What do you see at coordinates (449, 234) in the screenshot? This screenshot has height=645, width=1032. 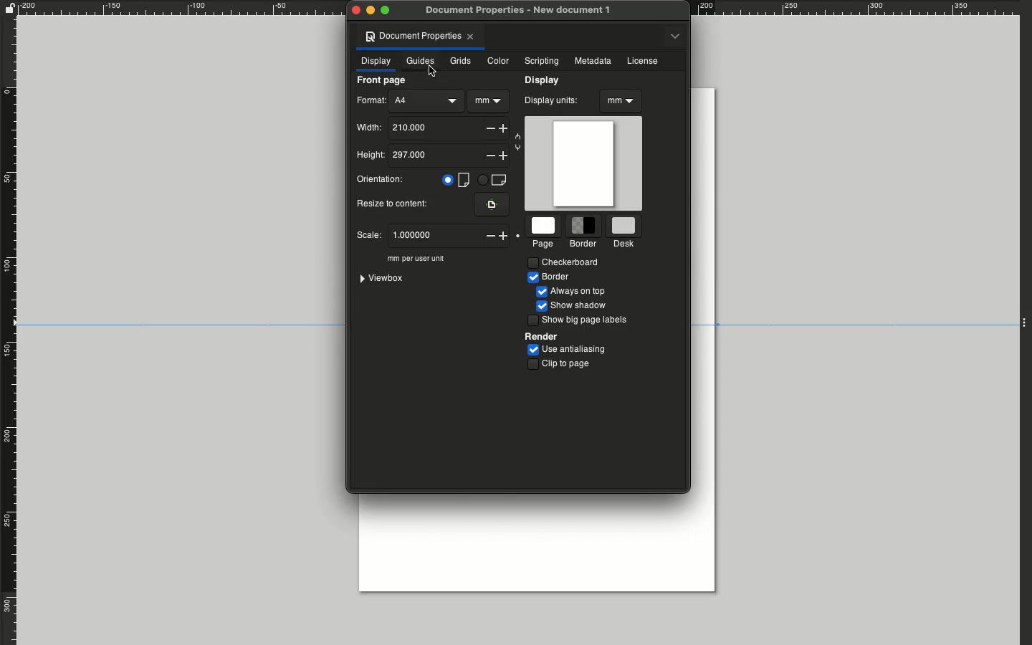 I see `1.0` at bounding box center [449, 234].